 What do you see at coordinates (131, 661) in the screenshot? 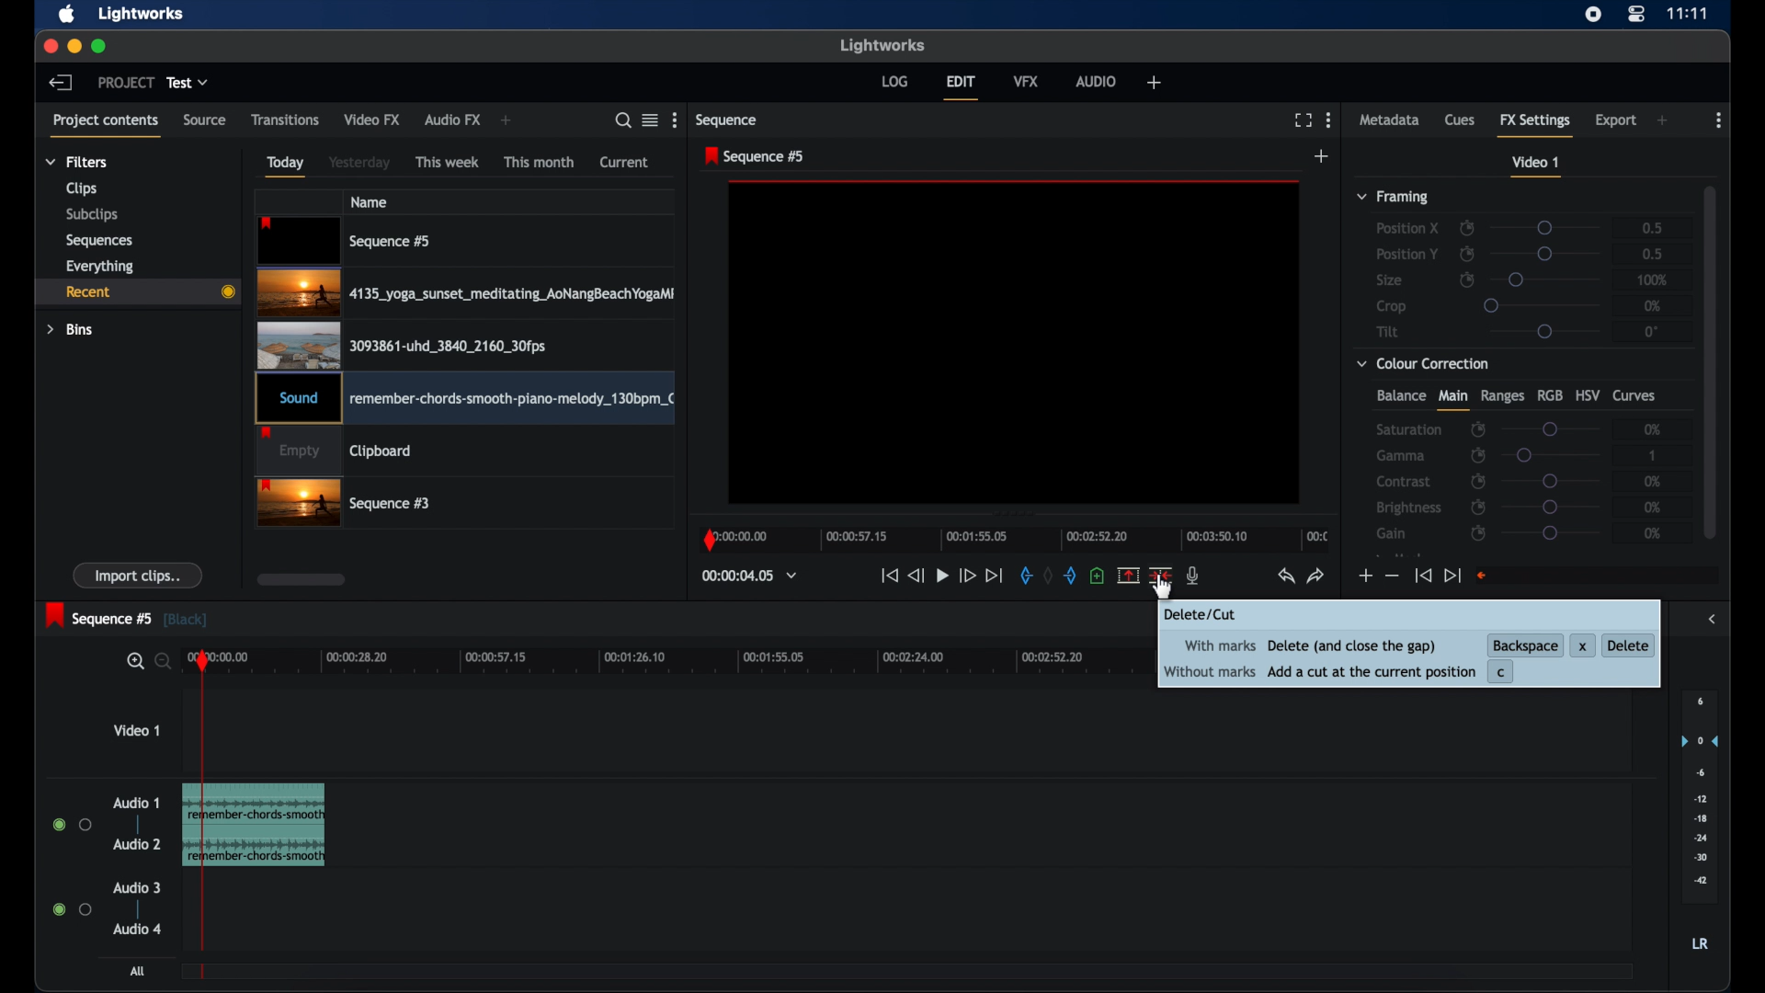
I see `zoom in` at bounding box center [131, 661].